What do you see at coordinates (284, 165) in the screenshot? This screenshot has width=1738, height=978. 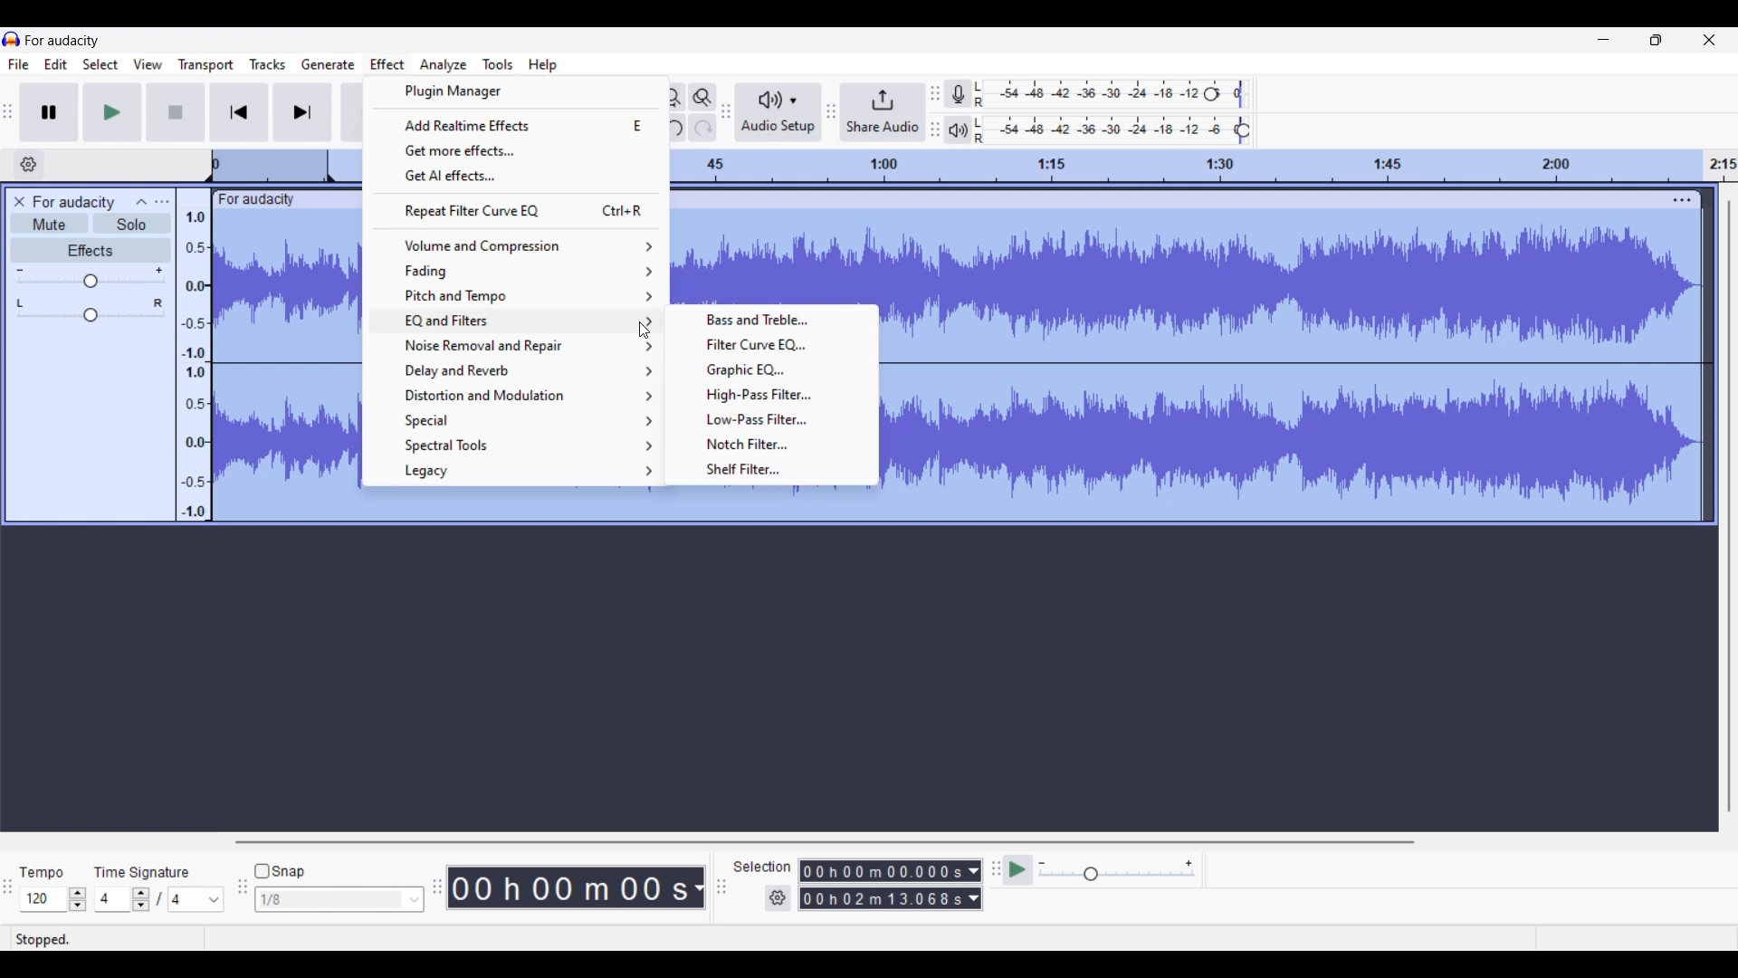 I see `Scale to track length of audio` at bounding box center [284, 165].